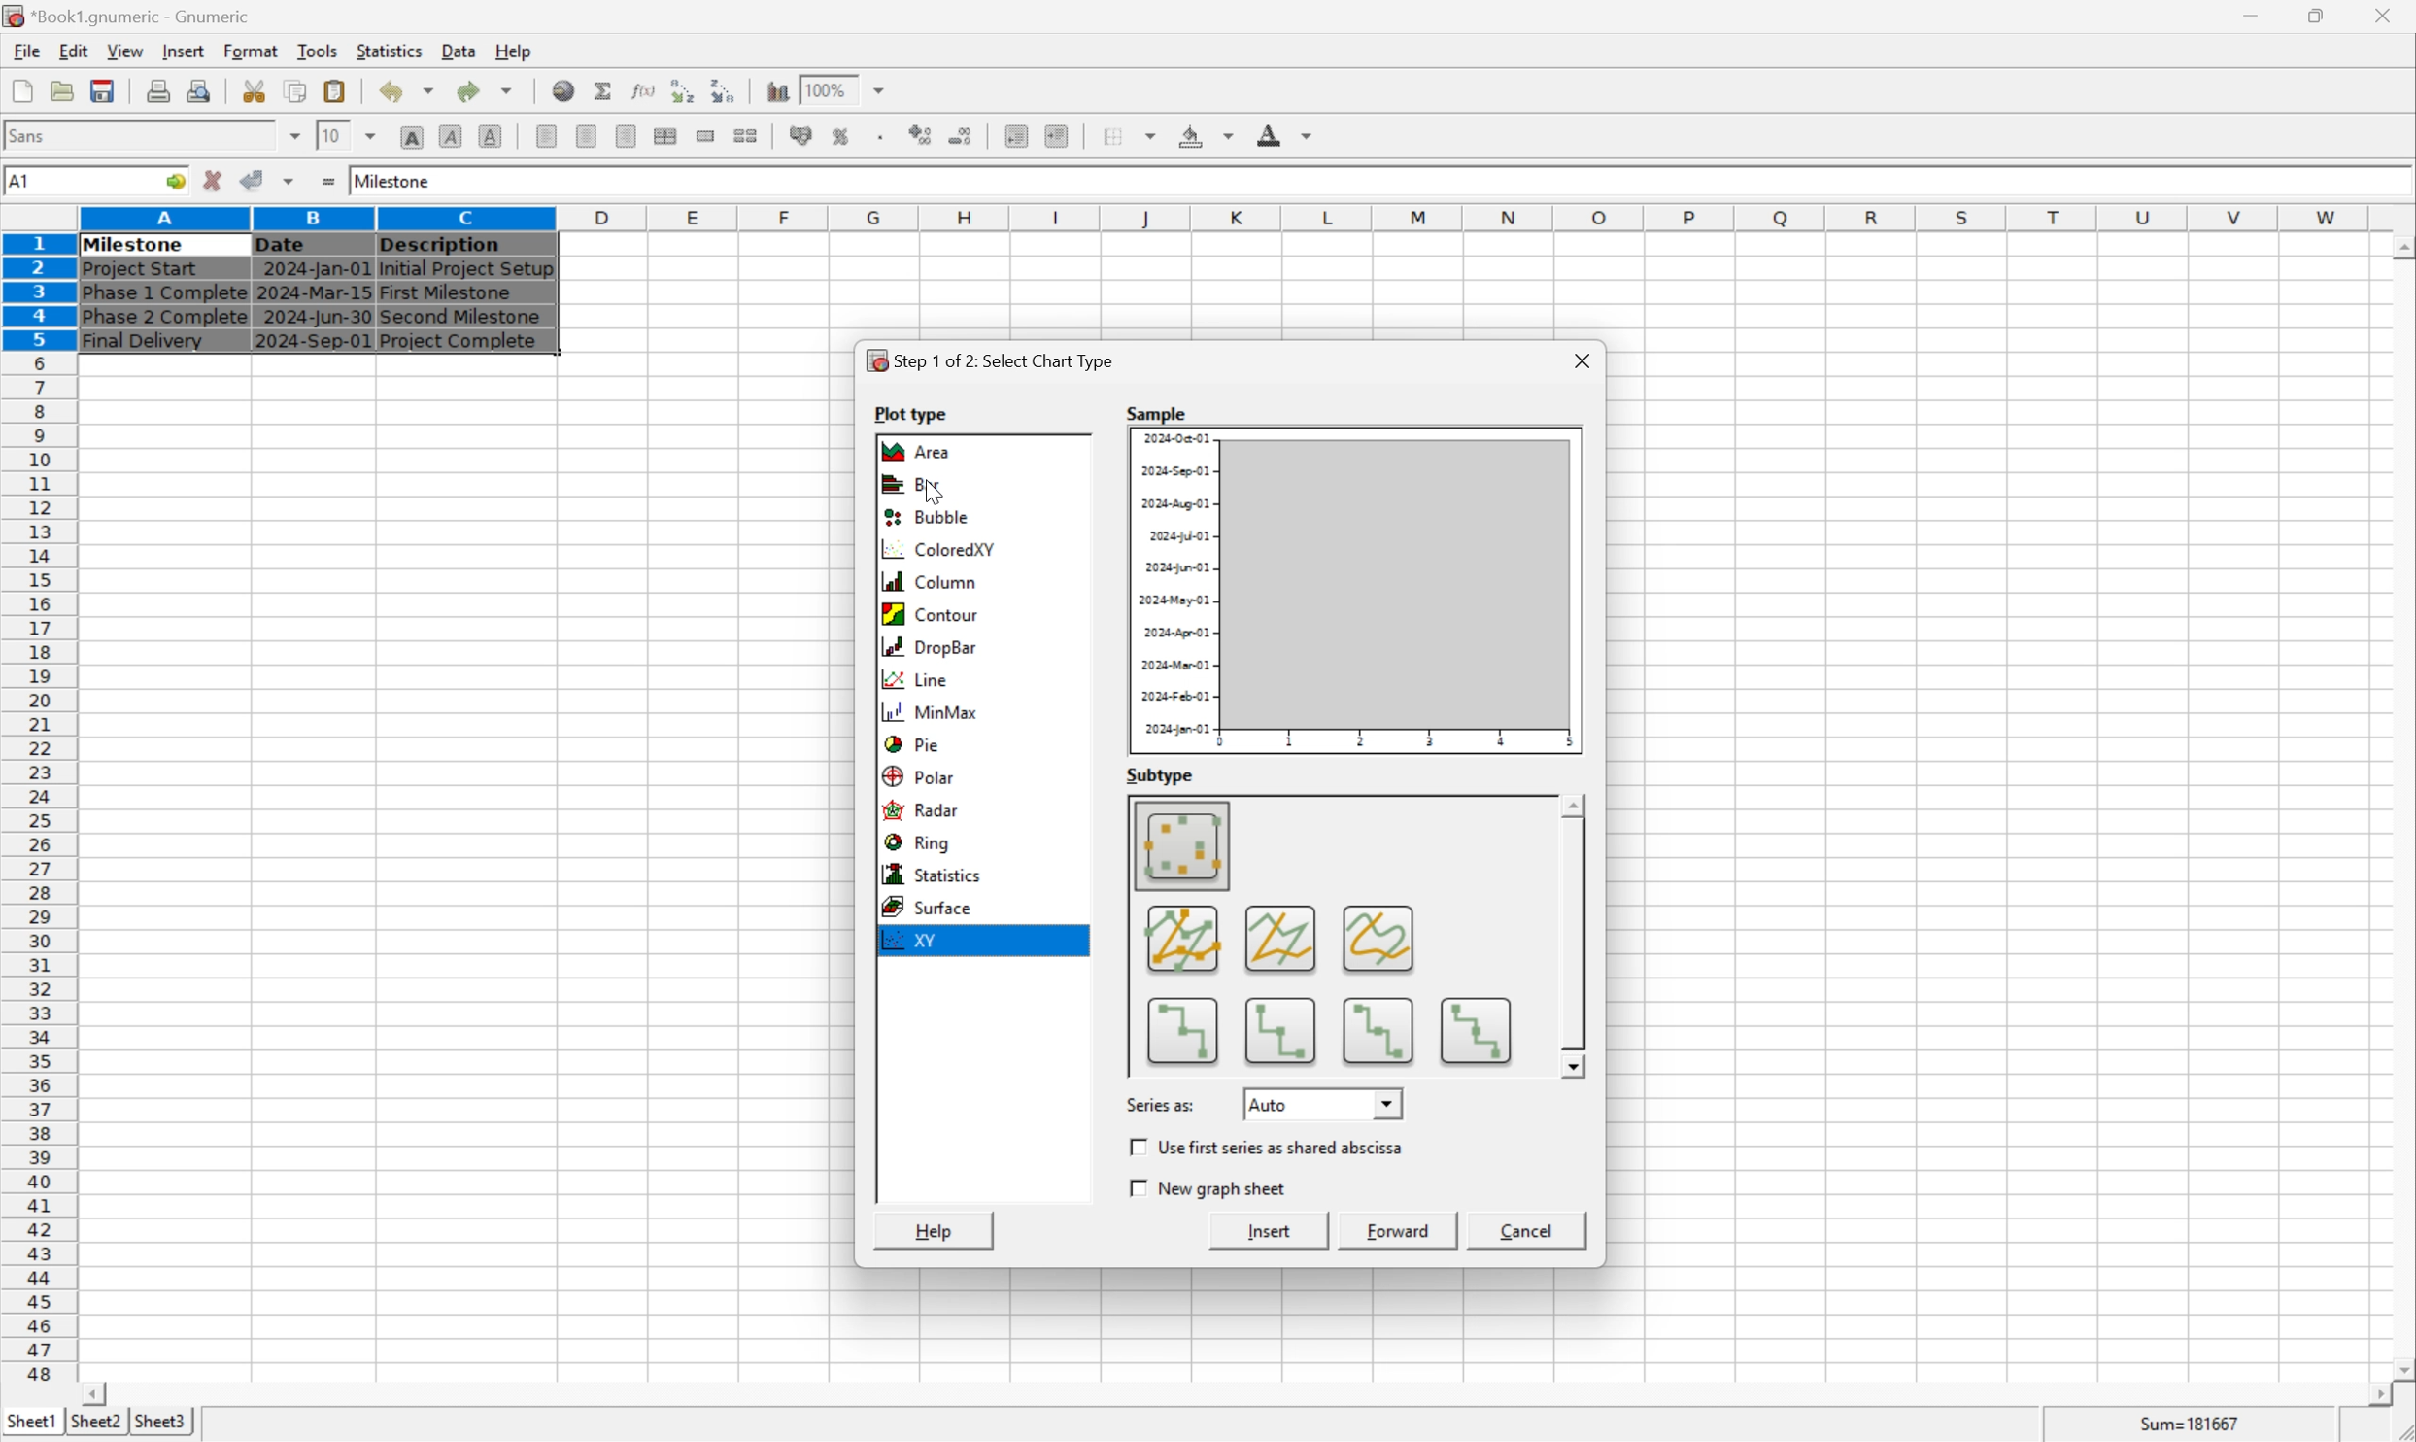 The width and height of the screenshot is (2416, 1442). I want to click on bold, so click(411, 138).